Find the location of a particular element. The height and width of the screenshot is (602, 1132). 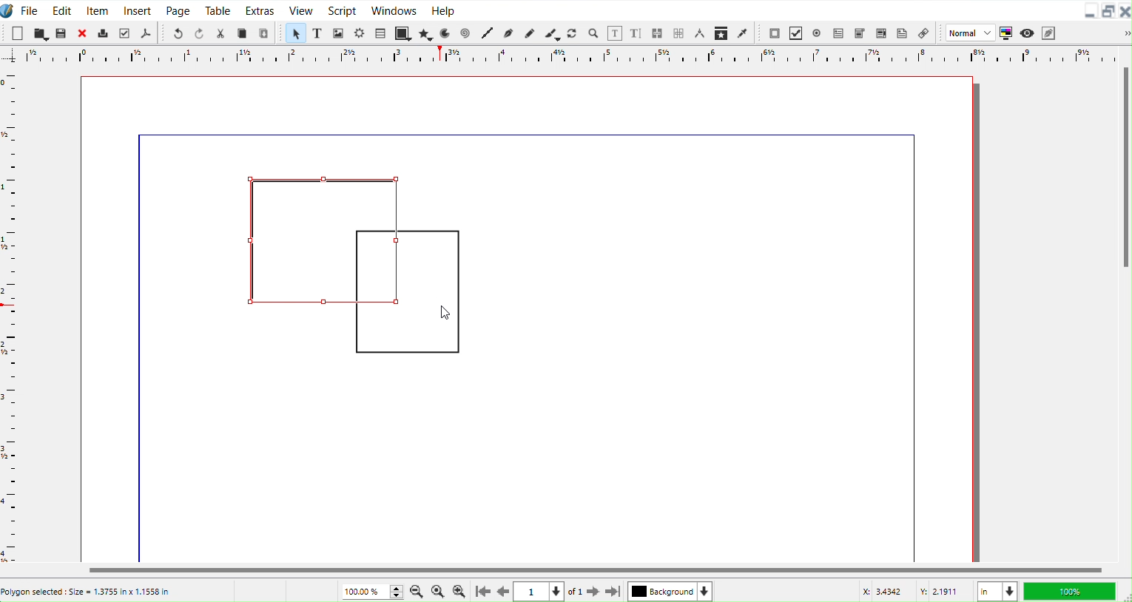

Normal is located at coordinates (968, 33).